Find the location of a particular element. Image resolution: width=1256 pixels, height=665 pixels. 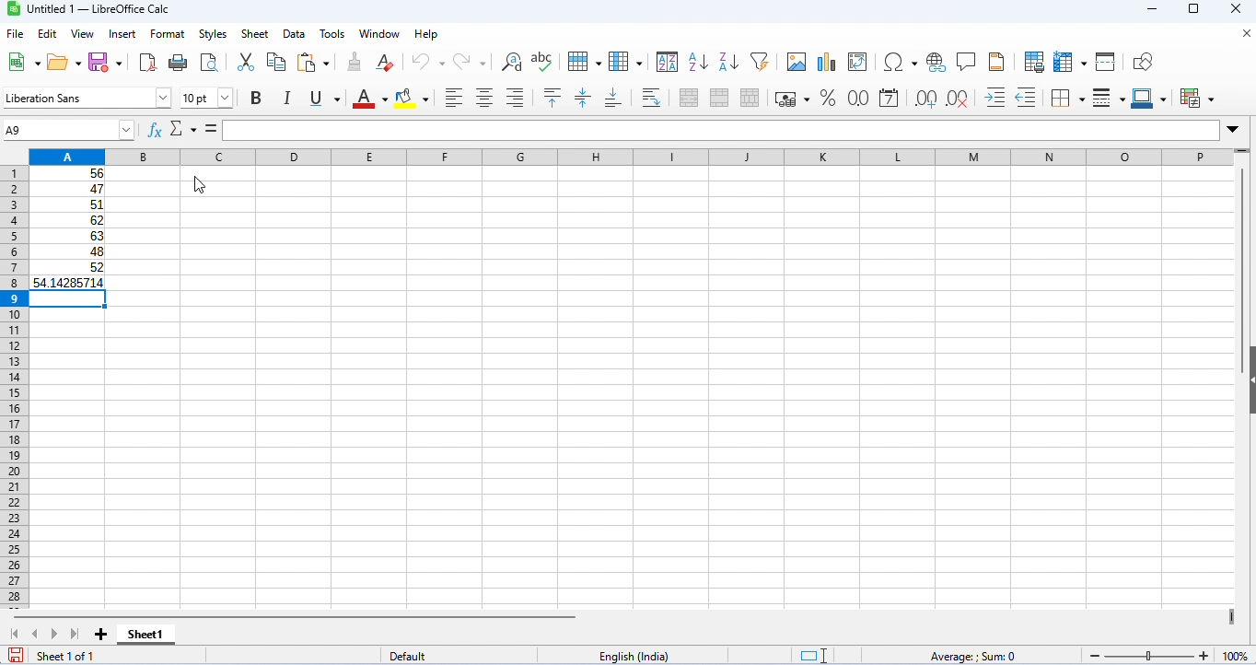

align right is located at coordinates (515, 98).